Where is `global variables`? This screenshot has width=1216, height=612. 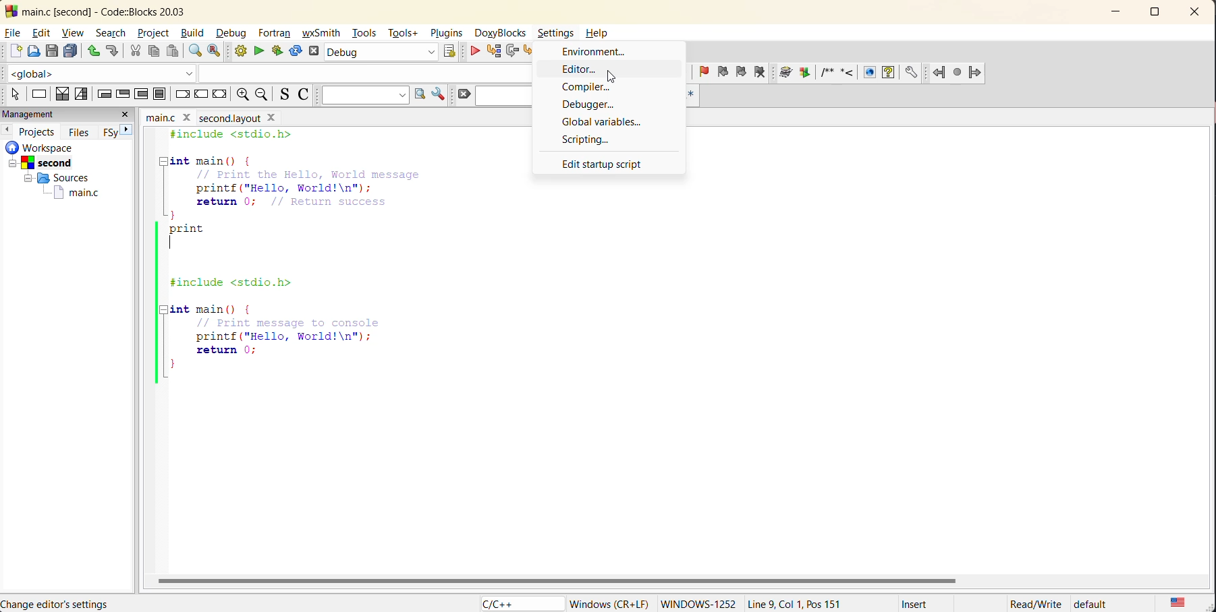 global variables is located at coordinates (605, 121).